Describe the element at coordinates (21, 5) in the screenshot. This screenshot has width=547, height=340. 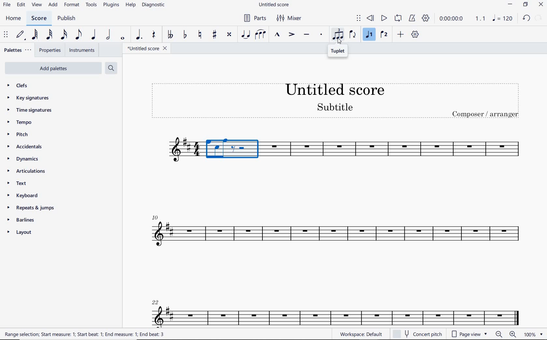
I see `EDIT` at that location.